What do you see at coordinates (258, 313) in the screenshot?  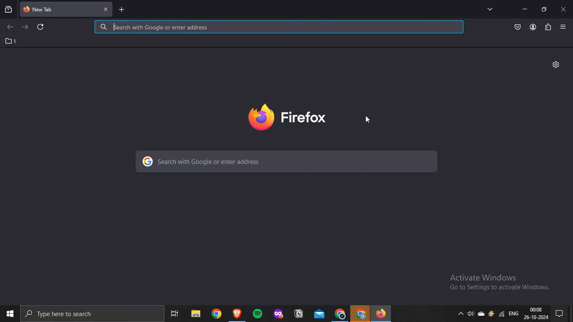 I see `spotify` at bounding box center [258, 313].